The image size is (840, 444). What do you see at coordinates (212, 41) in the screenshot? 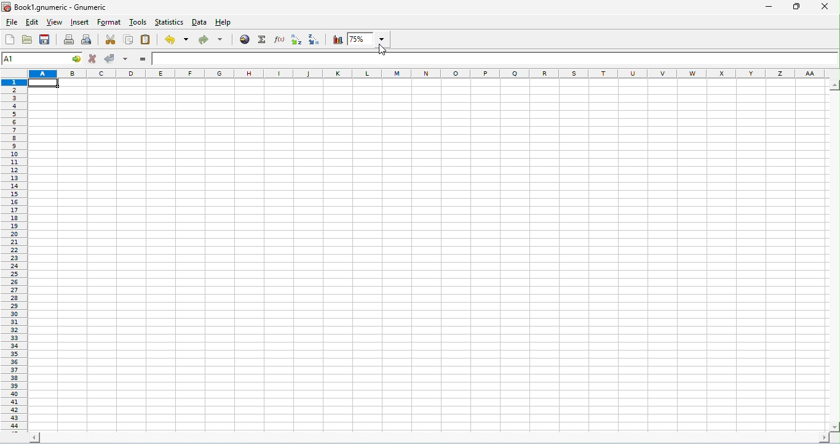
I see `redo` at bounding box center [212, 41].